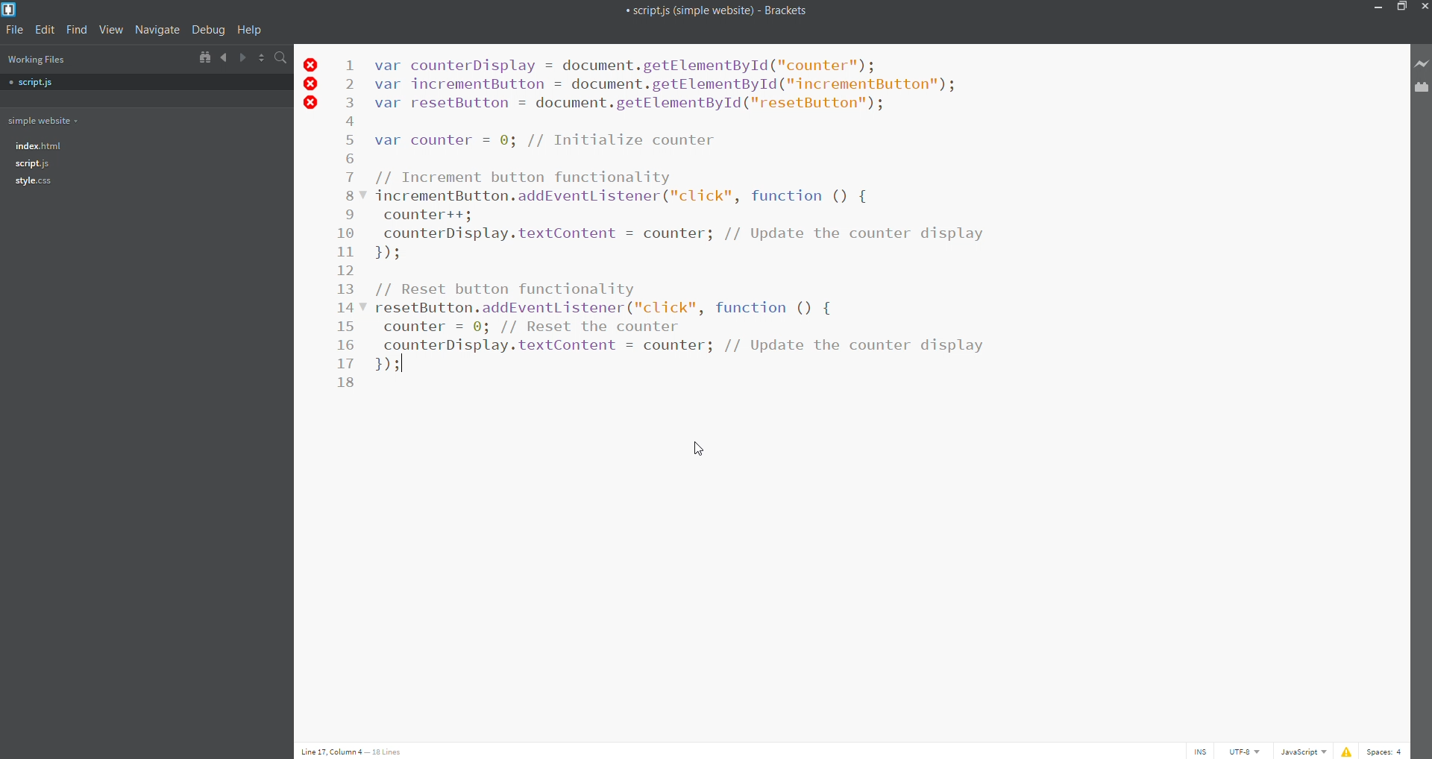  What do you see at coordinates (10, 9) in the screenshot?
I see `brackets` at bounding box center [10, 9].